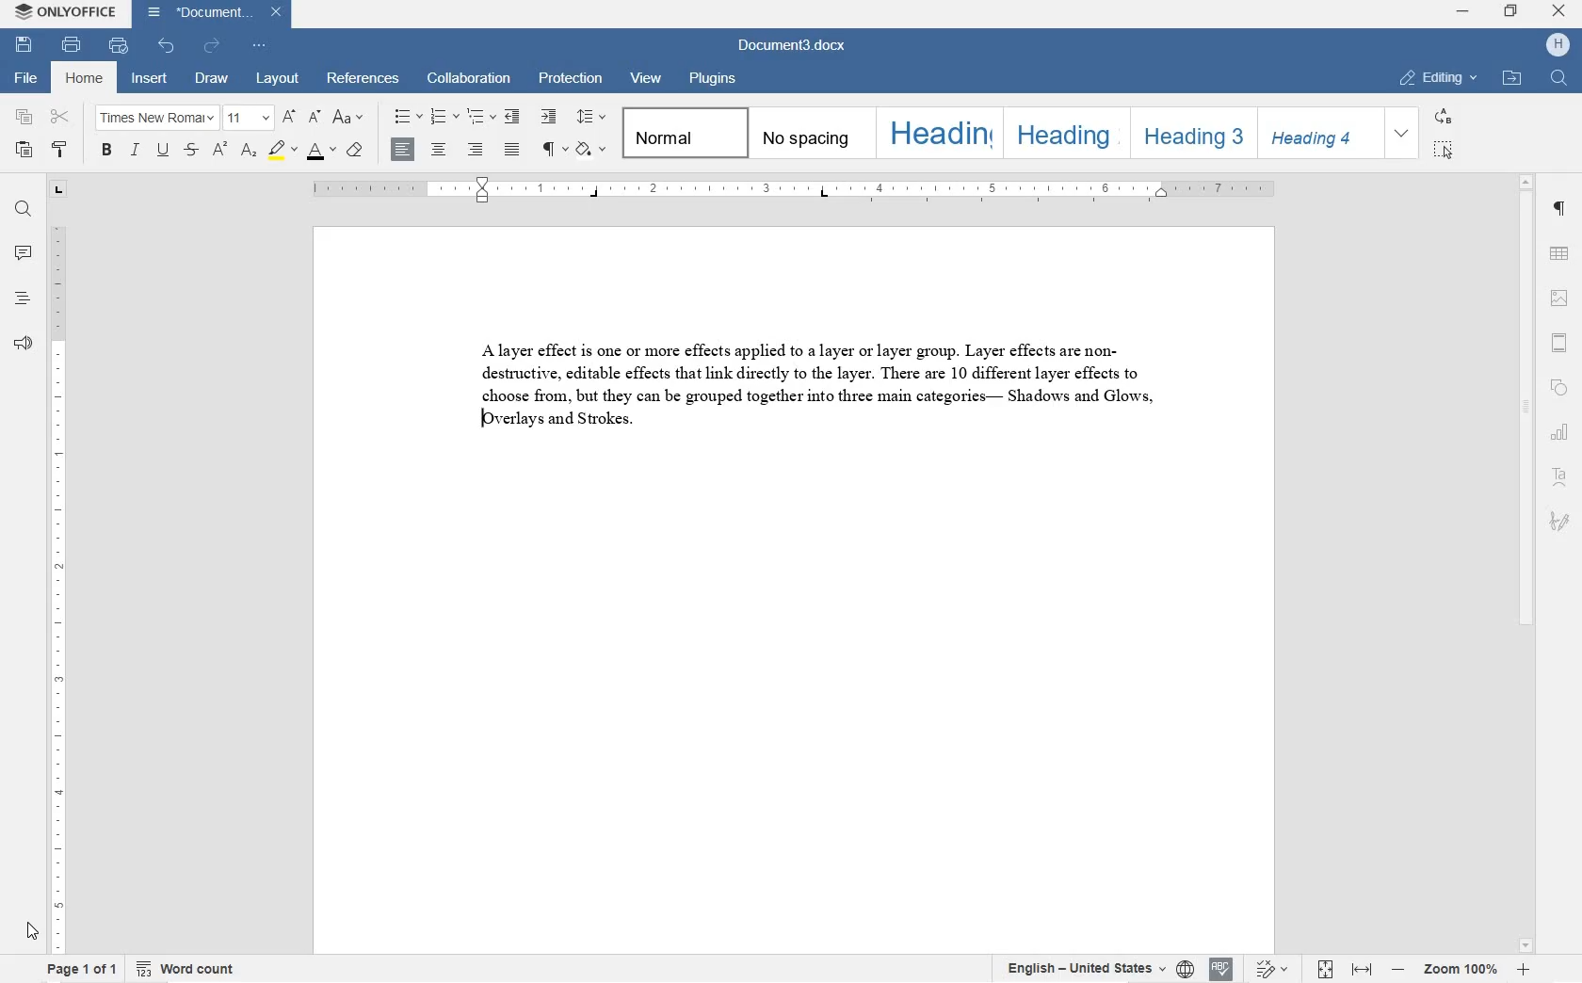 This screenshot has height=983, width=1582. What do you see at coordinates (1511, 13) in the screenshot?
I see `RESTORE` at bounding box center [1511, 13].